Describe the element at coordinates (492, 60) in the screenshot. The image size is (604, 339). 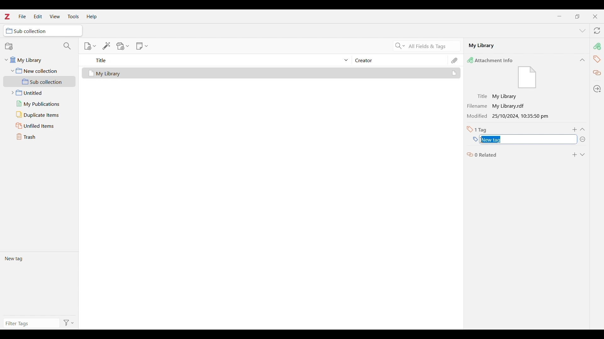
I see `Attachment Info` at that location.